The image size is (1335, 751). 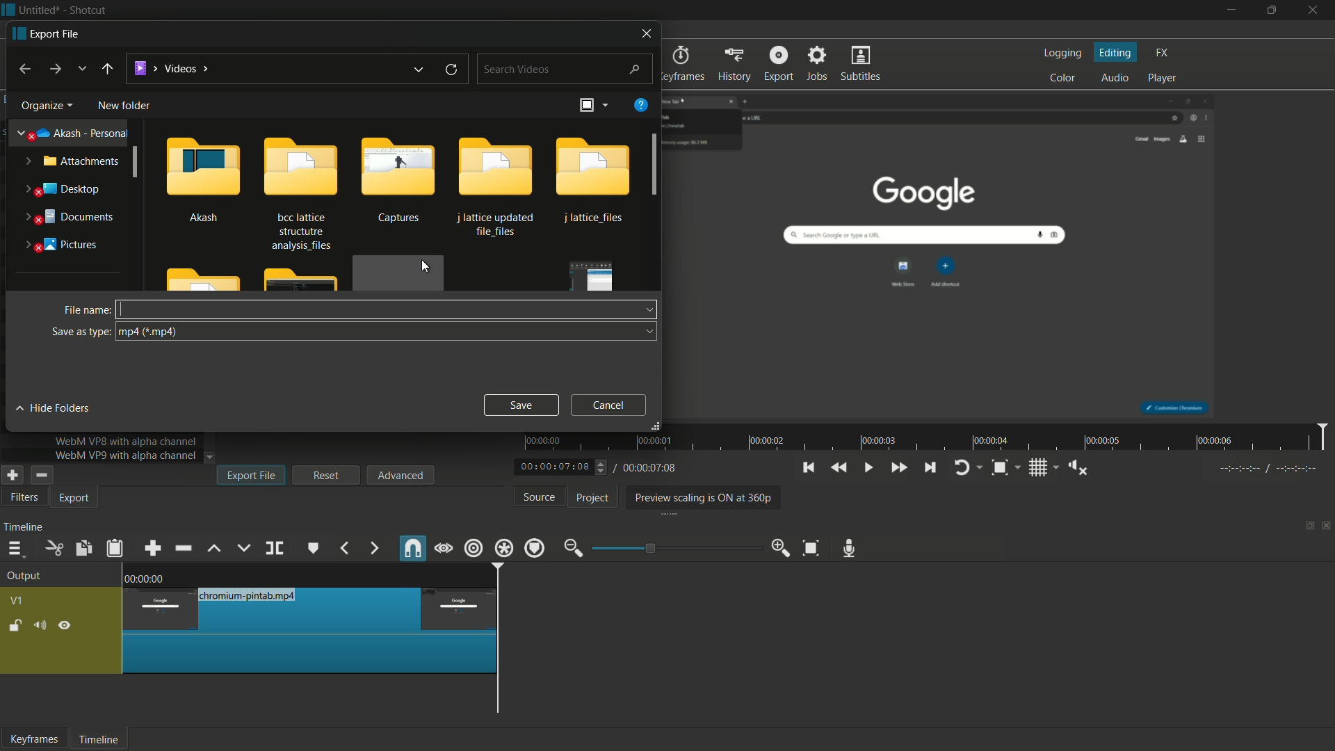 I want to click on ut video, so click(x=22, y=498).